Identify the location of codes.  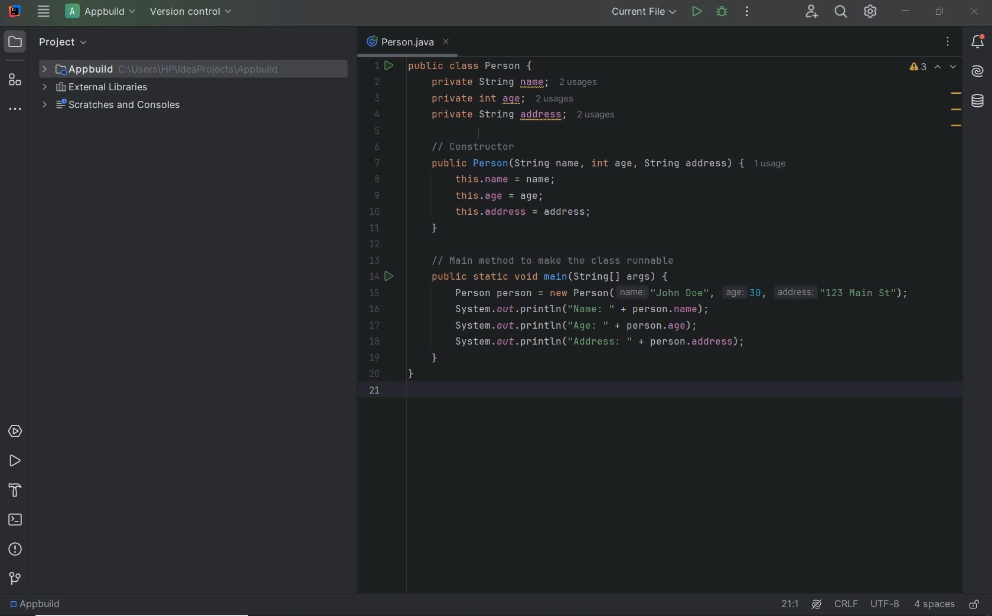
(635, 90).